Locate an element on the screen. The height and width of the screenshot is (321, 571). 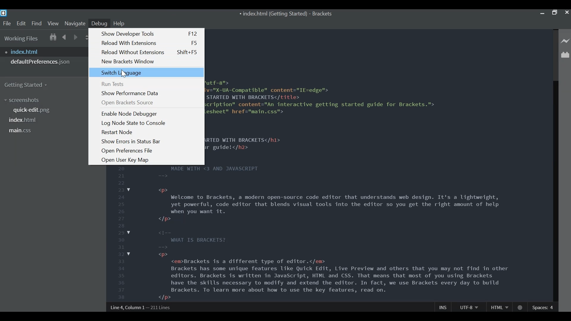
Show Errors in Status bar is located at coordinates (133, 141).